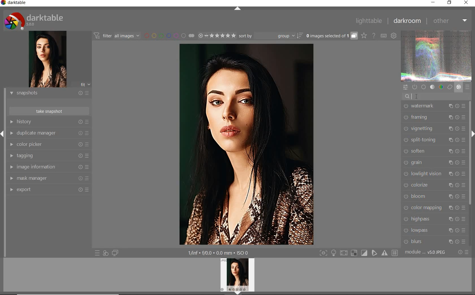  Describe the element at coordinates (49, 179) in the screenshot. I see `MAASK MANAGER` at that location.